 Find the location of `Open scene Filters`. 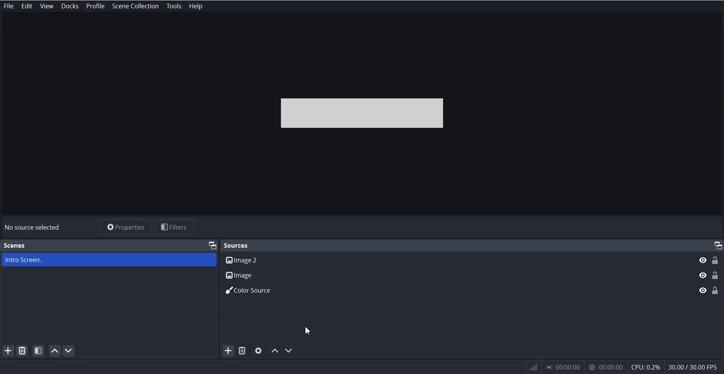

Open scene Filters is located at coordinates (39, 350).